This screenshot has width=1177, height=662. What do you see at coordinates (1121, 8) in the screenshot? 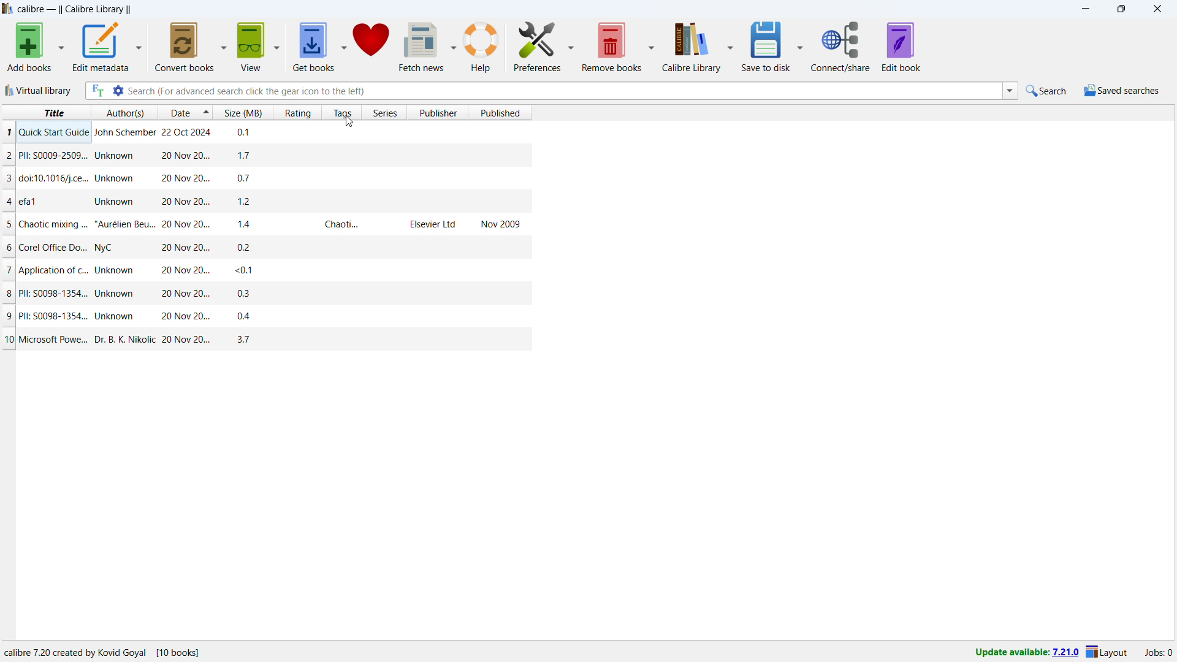
I see `maximize` at bounding box center [1121, 8].